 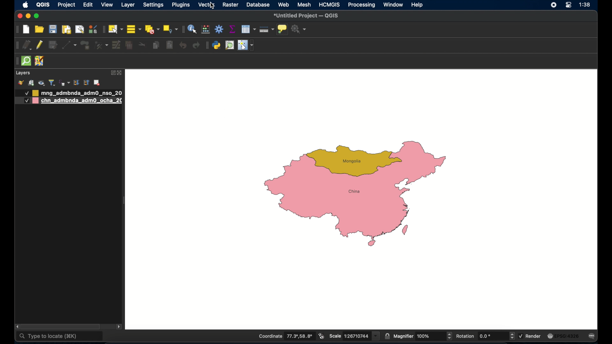 I want to click on layer 2, so click(x=78, y=101).